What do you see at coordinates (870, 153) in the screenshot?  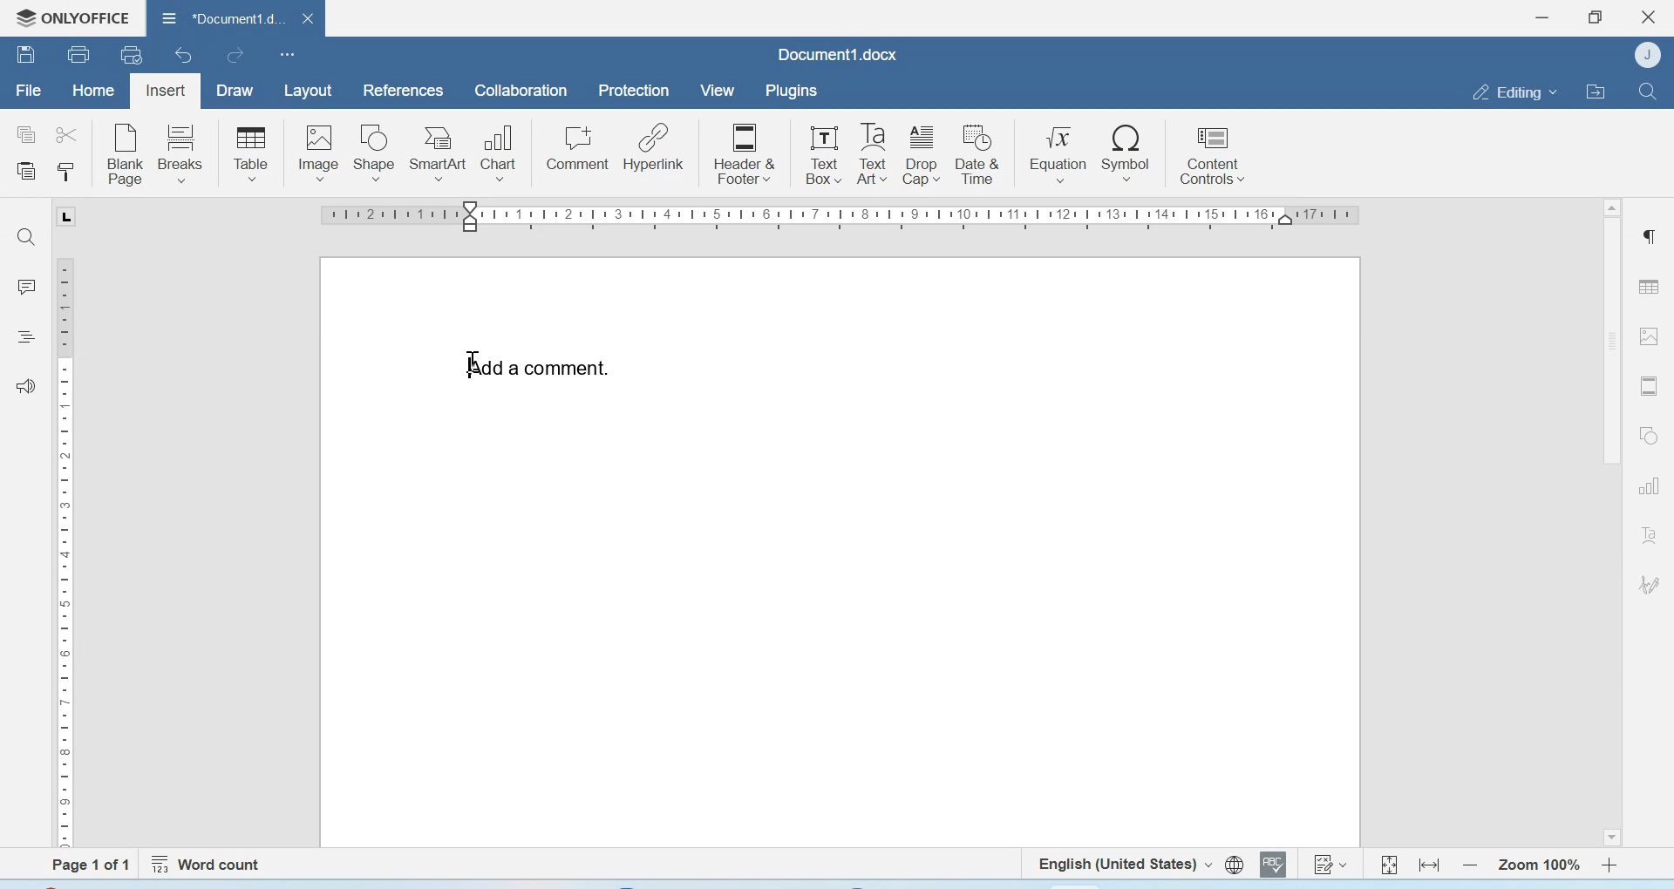 I see `Text Box` at bounding box center [870, 153].